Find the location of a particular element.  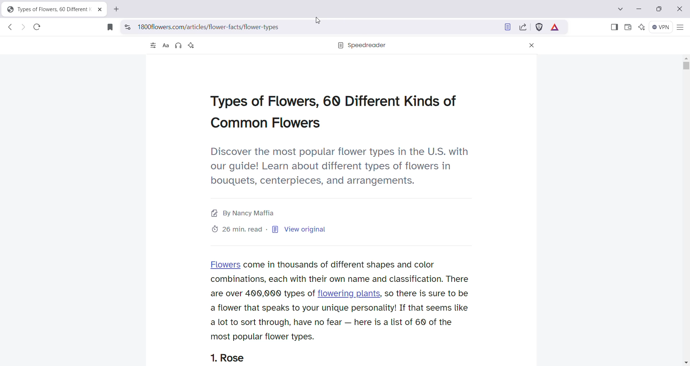

so there is sure to be is located at coordinates (427, 294).